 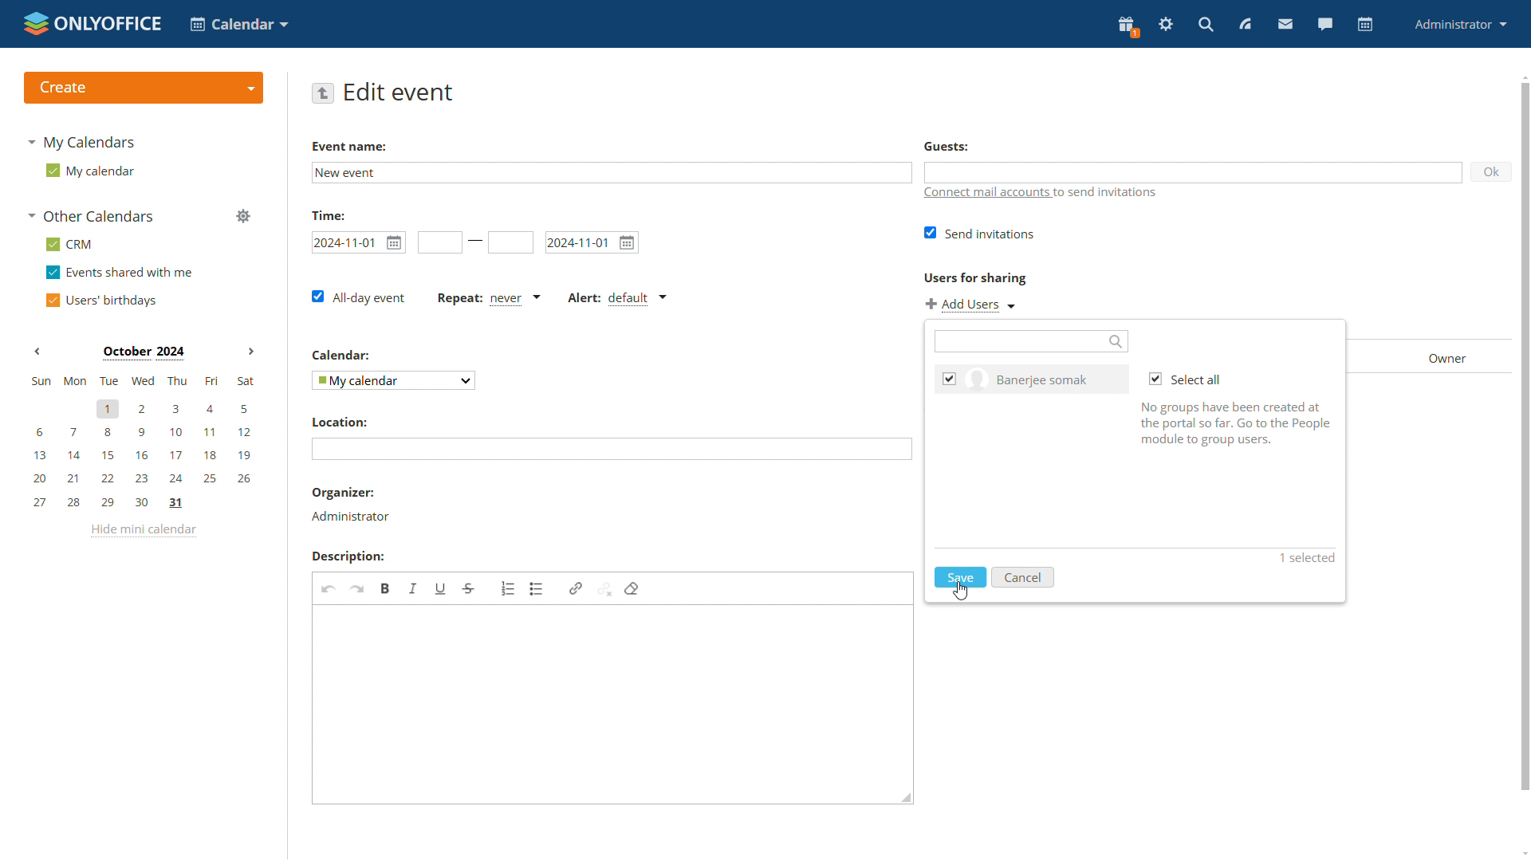 I want to click on Next month, so click(x=248, y=352).